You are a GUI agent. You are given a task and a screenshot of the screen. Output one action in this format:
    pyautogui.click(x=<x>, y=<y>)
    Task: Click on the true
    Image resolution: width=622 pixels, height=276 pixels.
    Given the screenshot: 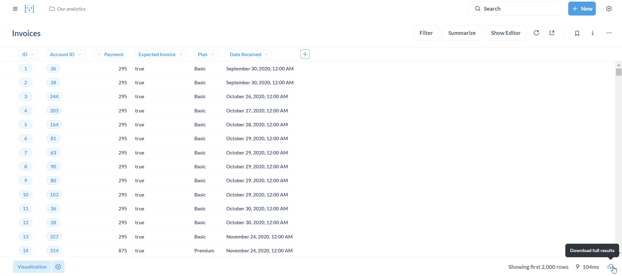 What is the action you would take?
    pyautogui.click(x=146, y=69)
    